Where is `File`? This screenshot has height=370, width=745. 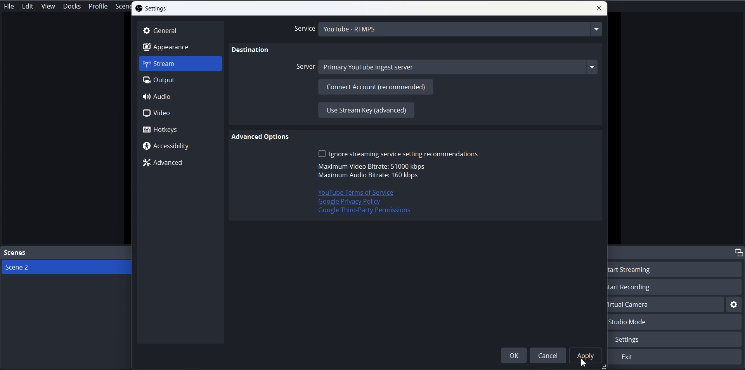 File is located at coordinates (10, 6).